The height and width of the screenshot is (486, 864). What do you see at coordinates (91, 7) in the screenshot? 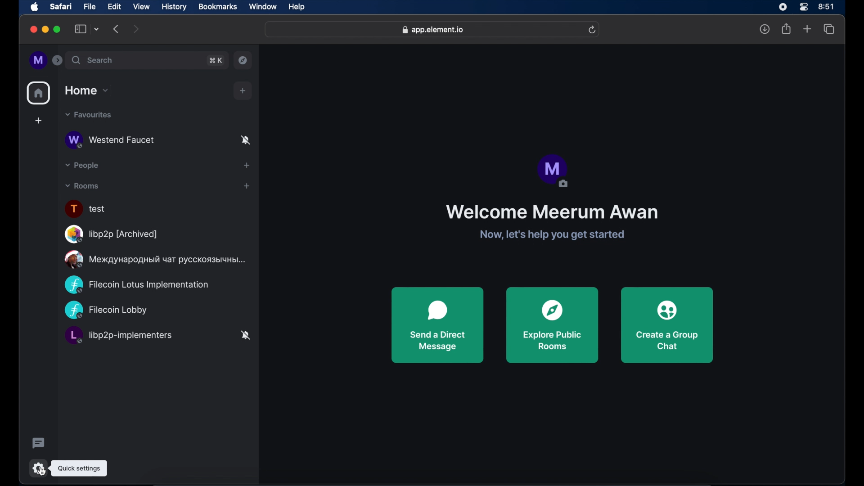
I see `file` at bounding box center [91, 7].